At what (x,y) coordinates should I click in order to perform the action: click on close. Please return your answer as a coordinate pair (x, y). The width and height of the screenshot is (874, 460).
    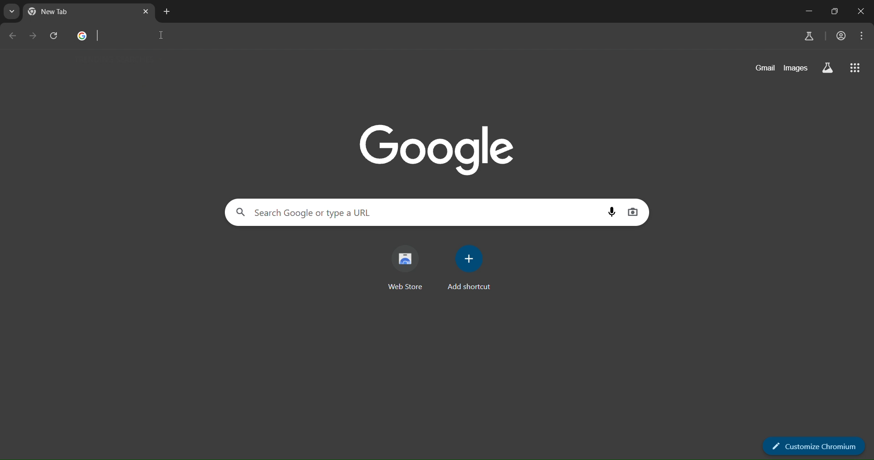
    Looking at the image, I should click on (862, 11).